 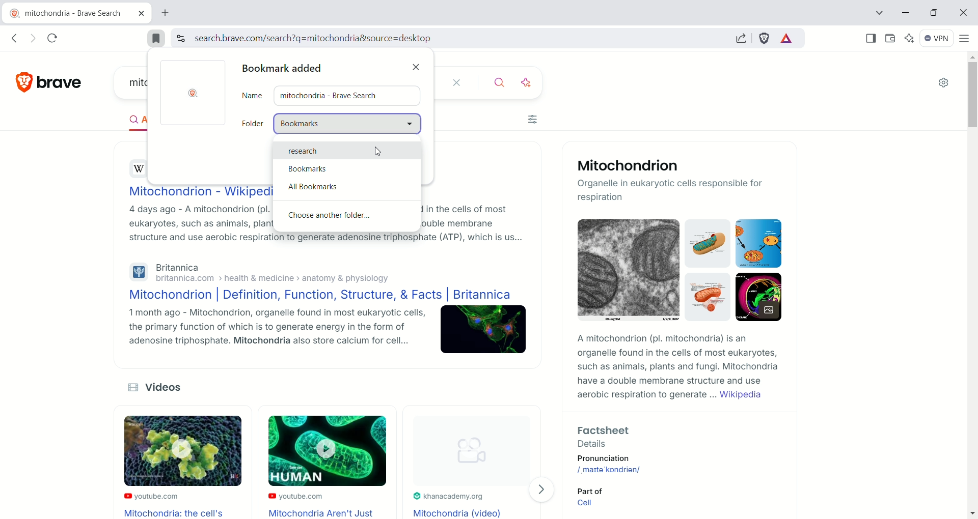 What do you see at coordinates (13, 38) in the screenshot?
I see `go back` at bounding box center [13, 38].